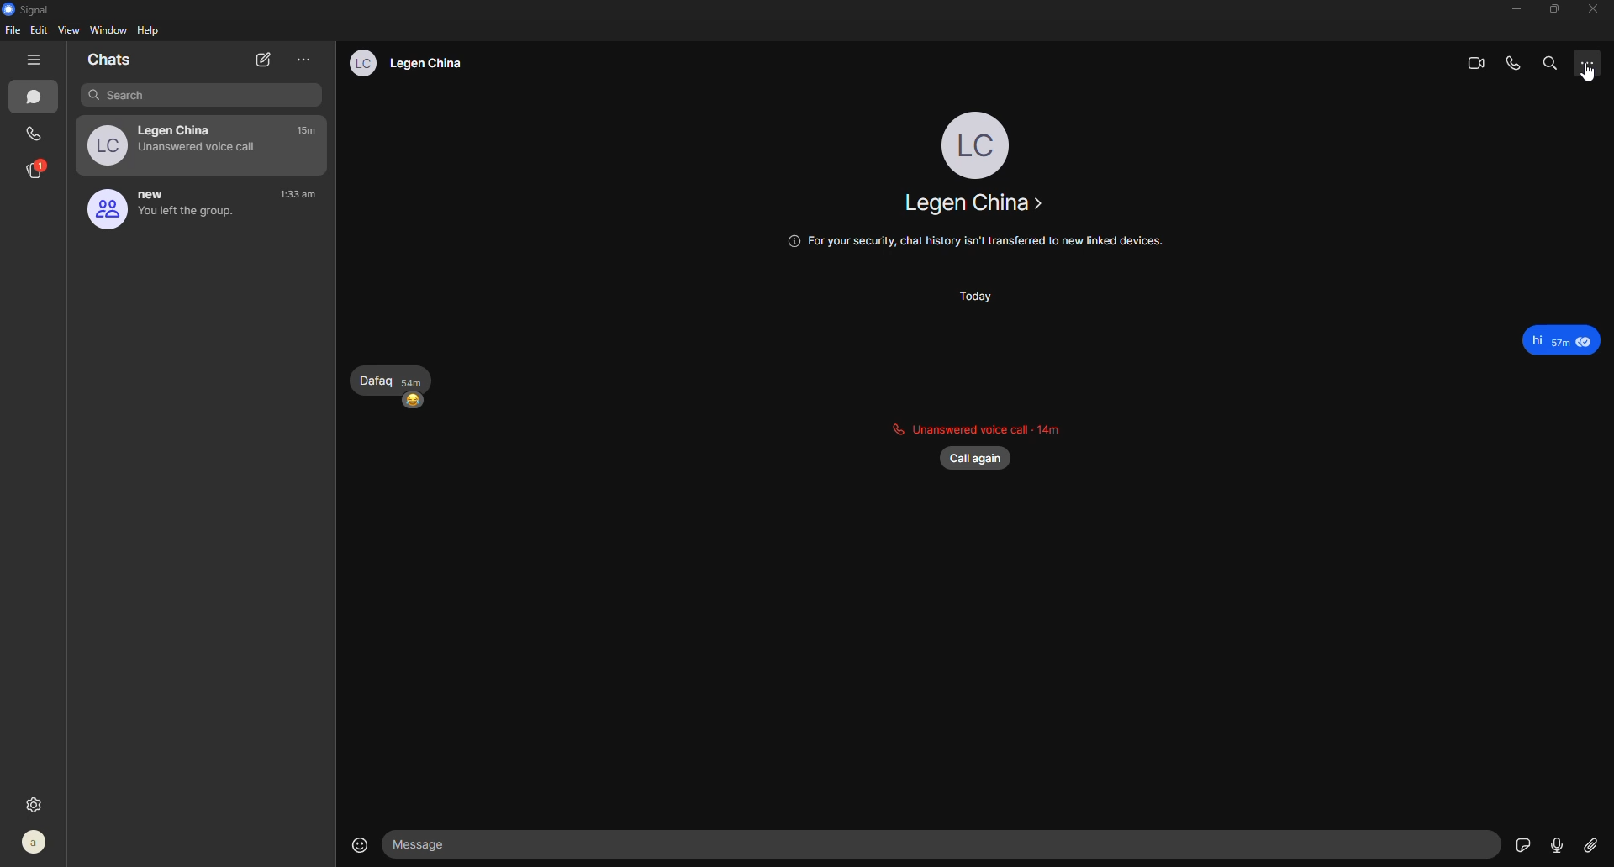 The width and height of the screenshot is (1614, 867). What do you see at coordinates (112, 59) in the screenshot?
I see `chats` at bounding box center [112, 59].